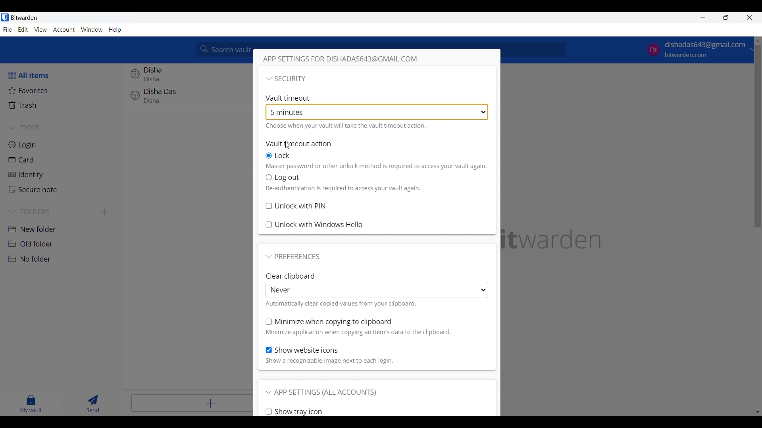 The height and width of the screenshot is (428, 762). What do you see at coordinates (345, 189) in the screenshot?
I see `Description of Log out action` at bounding box center [345, 189].